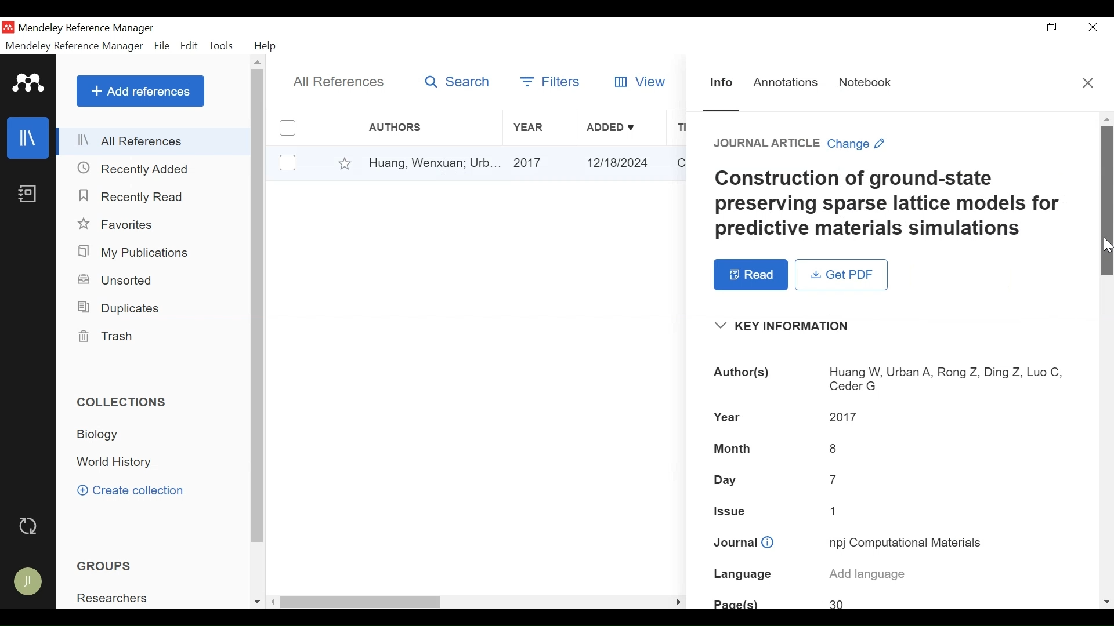 The height and width of the screenshot is (626, 1114). I want to click on Language, so click(743, 574).